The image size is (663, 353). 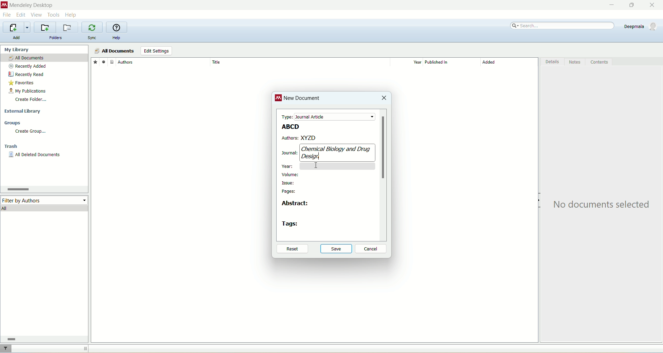 I want to click on minimize, so click(x=610, y=5).